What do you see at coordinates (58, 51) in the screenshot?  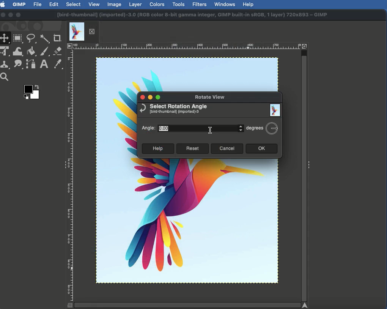 I see `Eraser` at bounding box center [58, 51].